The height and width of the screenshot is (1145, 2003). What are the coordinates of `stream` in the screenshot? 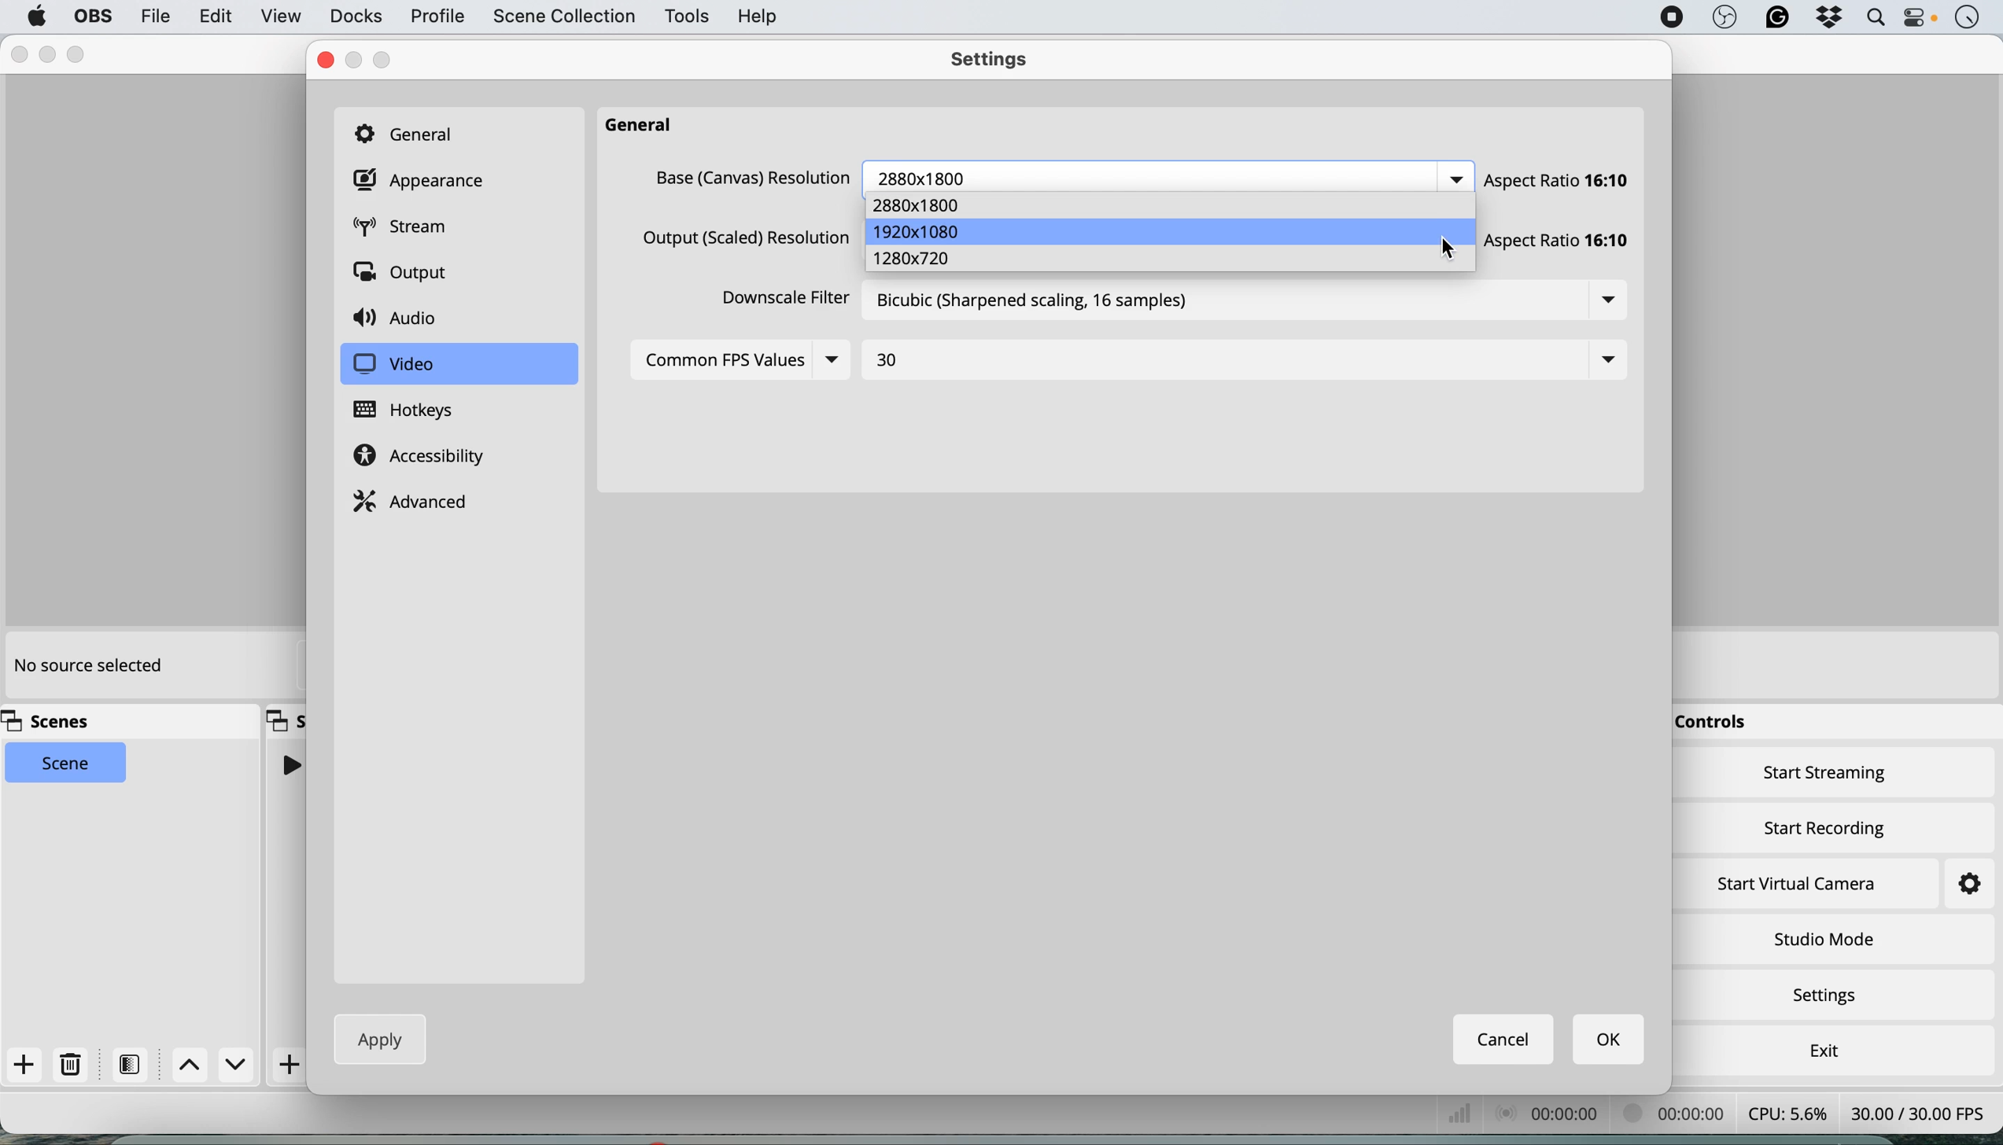 It's located at (412, 229).